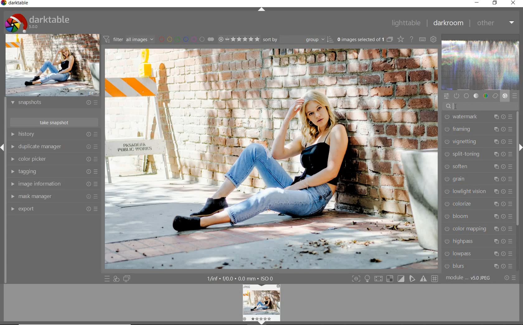  What do you see at coordinates (434, 40) in the screenshot?
I see `show global preferences` at bounding box center [434, 40].